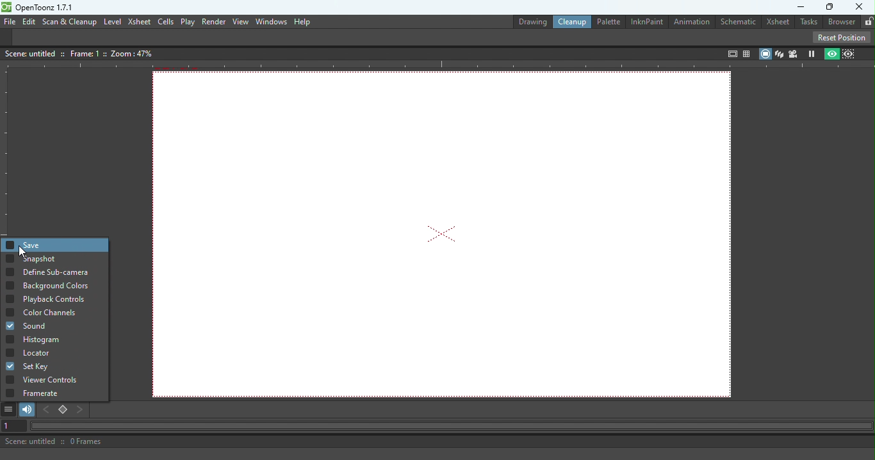 This screenshot has height=460, width=875. What do you see at coordinates (49, 410) in the screenshot?
I see `Previous key` at bounding box center [49, 410].